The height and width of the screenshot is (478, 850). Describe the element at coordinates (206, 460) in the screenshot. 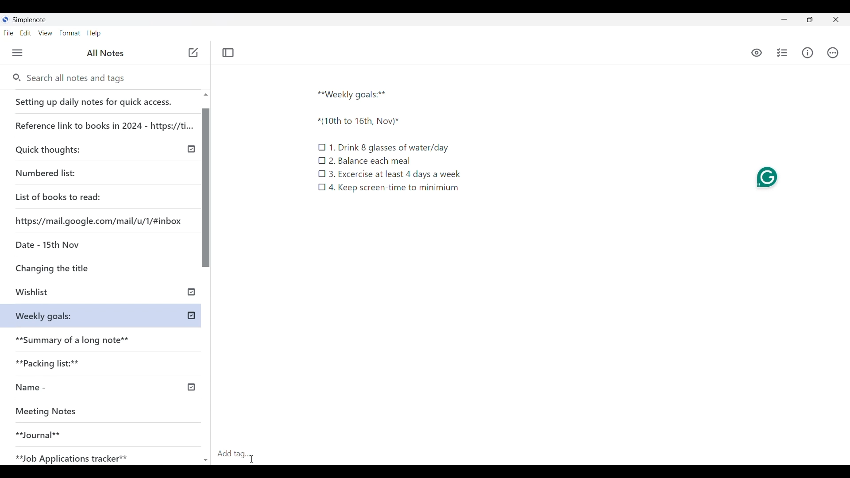

I see `Quick slide to top` at that location.